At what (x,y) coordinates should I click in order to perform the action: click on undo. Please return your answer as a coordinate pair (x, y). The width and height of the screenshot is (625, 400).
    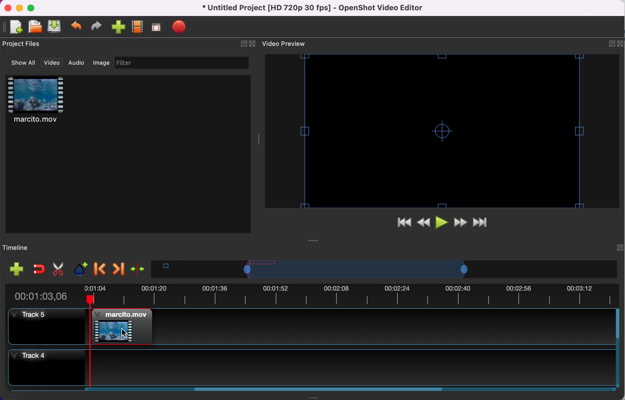
    Looking at the image, I should click on (77, 27).